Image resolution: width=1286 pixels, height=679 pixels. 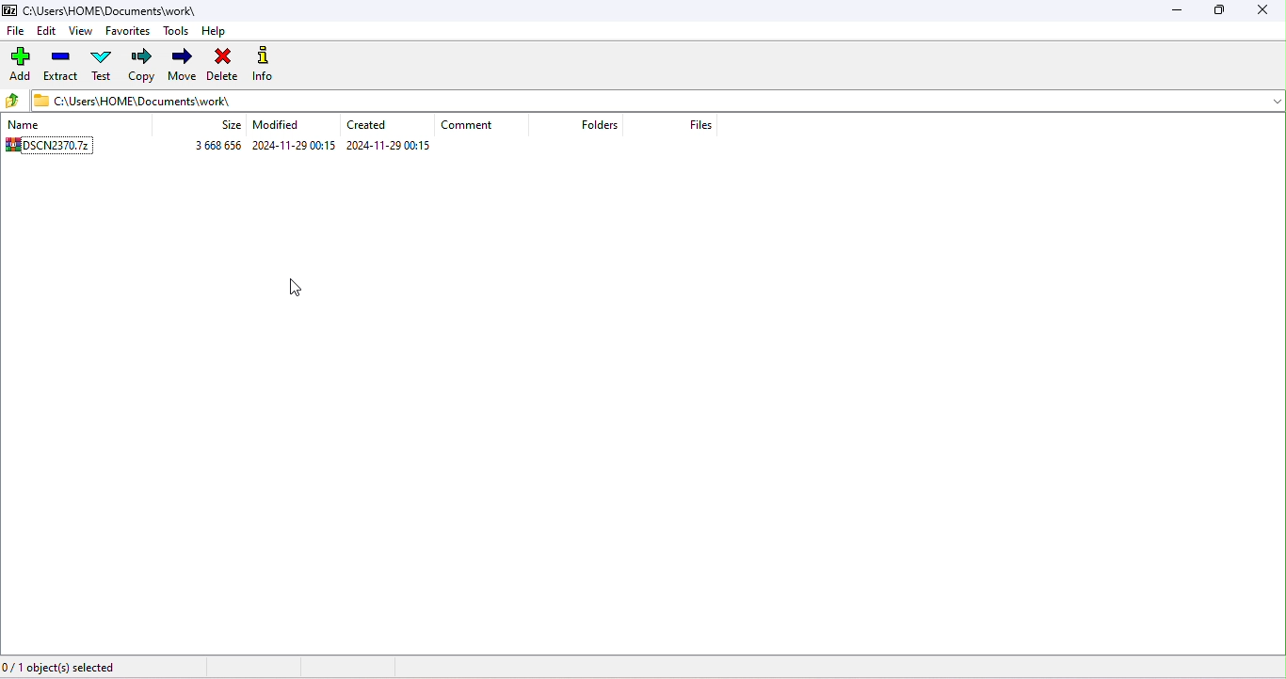 I want to click on modification date, so click(x=282, y=127).